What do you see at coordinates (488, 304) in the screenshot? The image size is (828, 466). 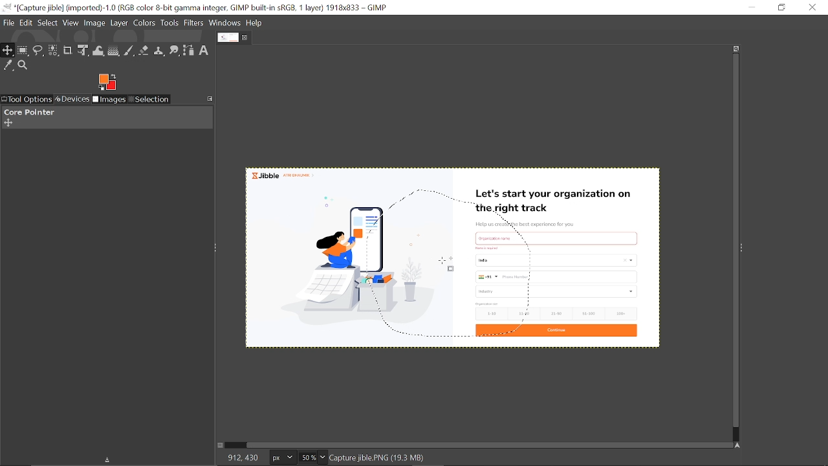 I see `size` at bounding box center [488, 304].